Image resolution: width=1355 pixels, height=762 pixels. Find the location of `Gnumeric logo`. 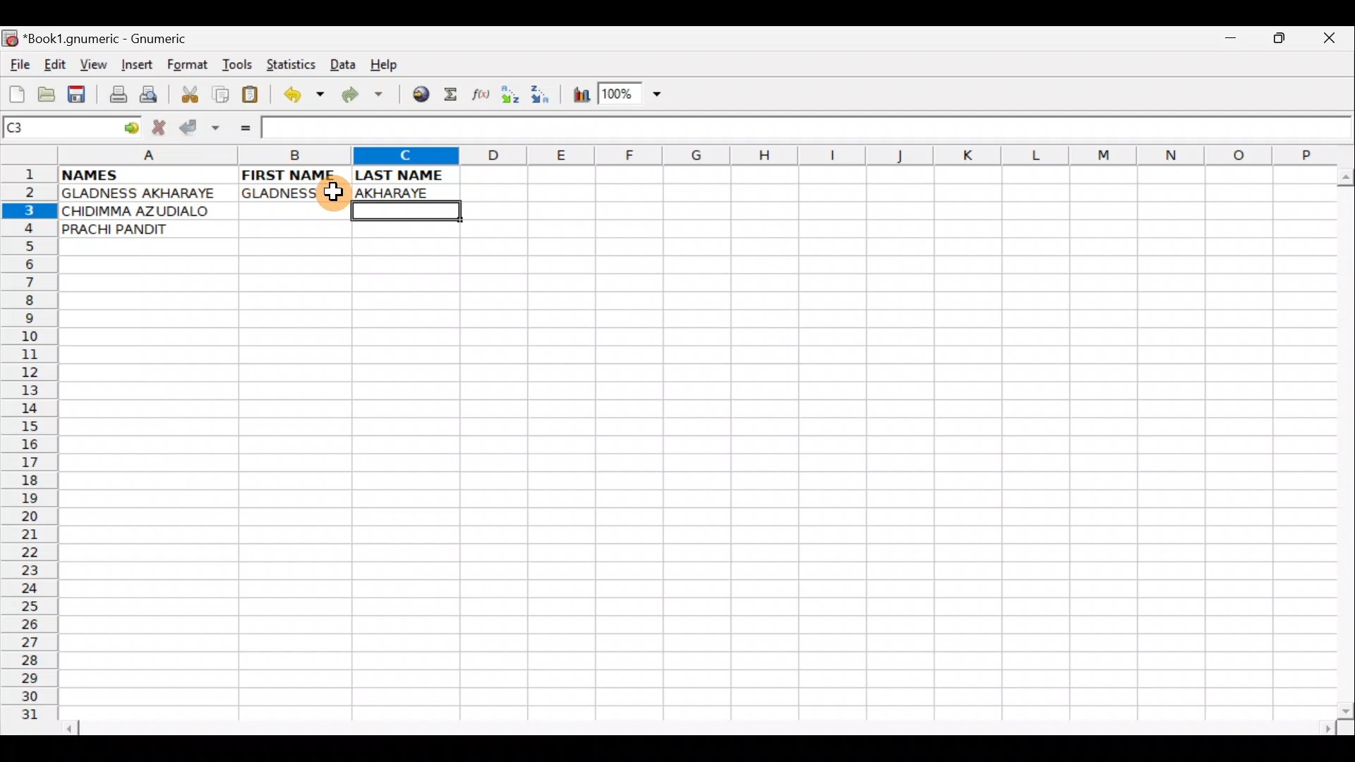

Gnumeric logo is located at coordinates (10, 40).